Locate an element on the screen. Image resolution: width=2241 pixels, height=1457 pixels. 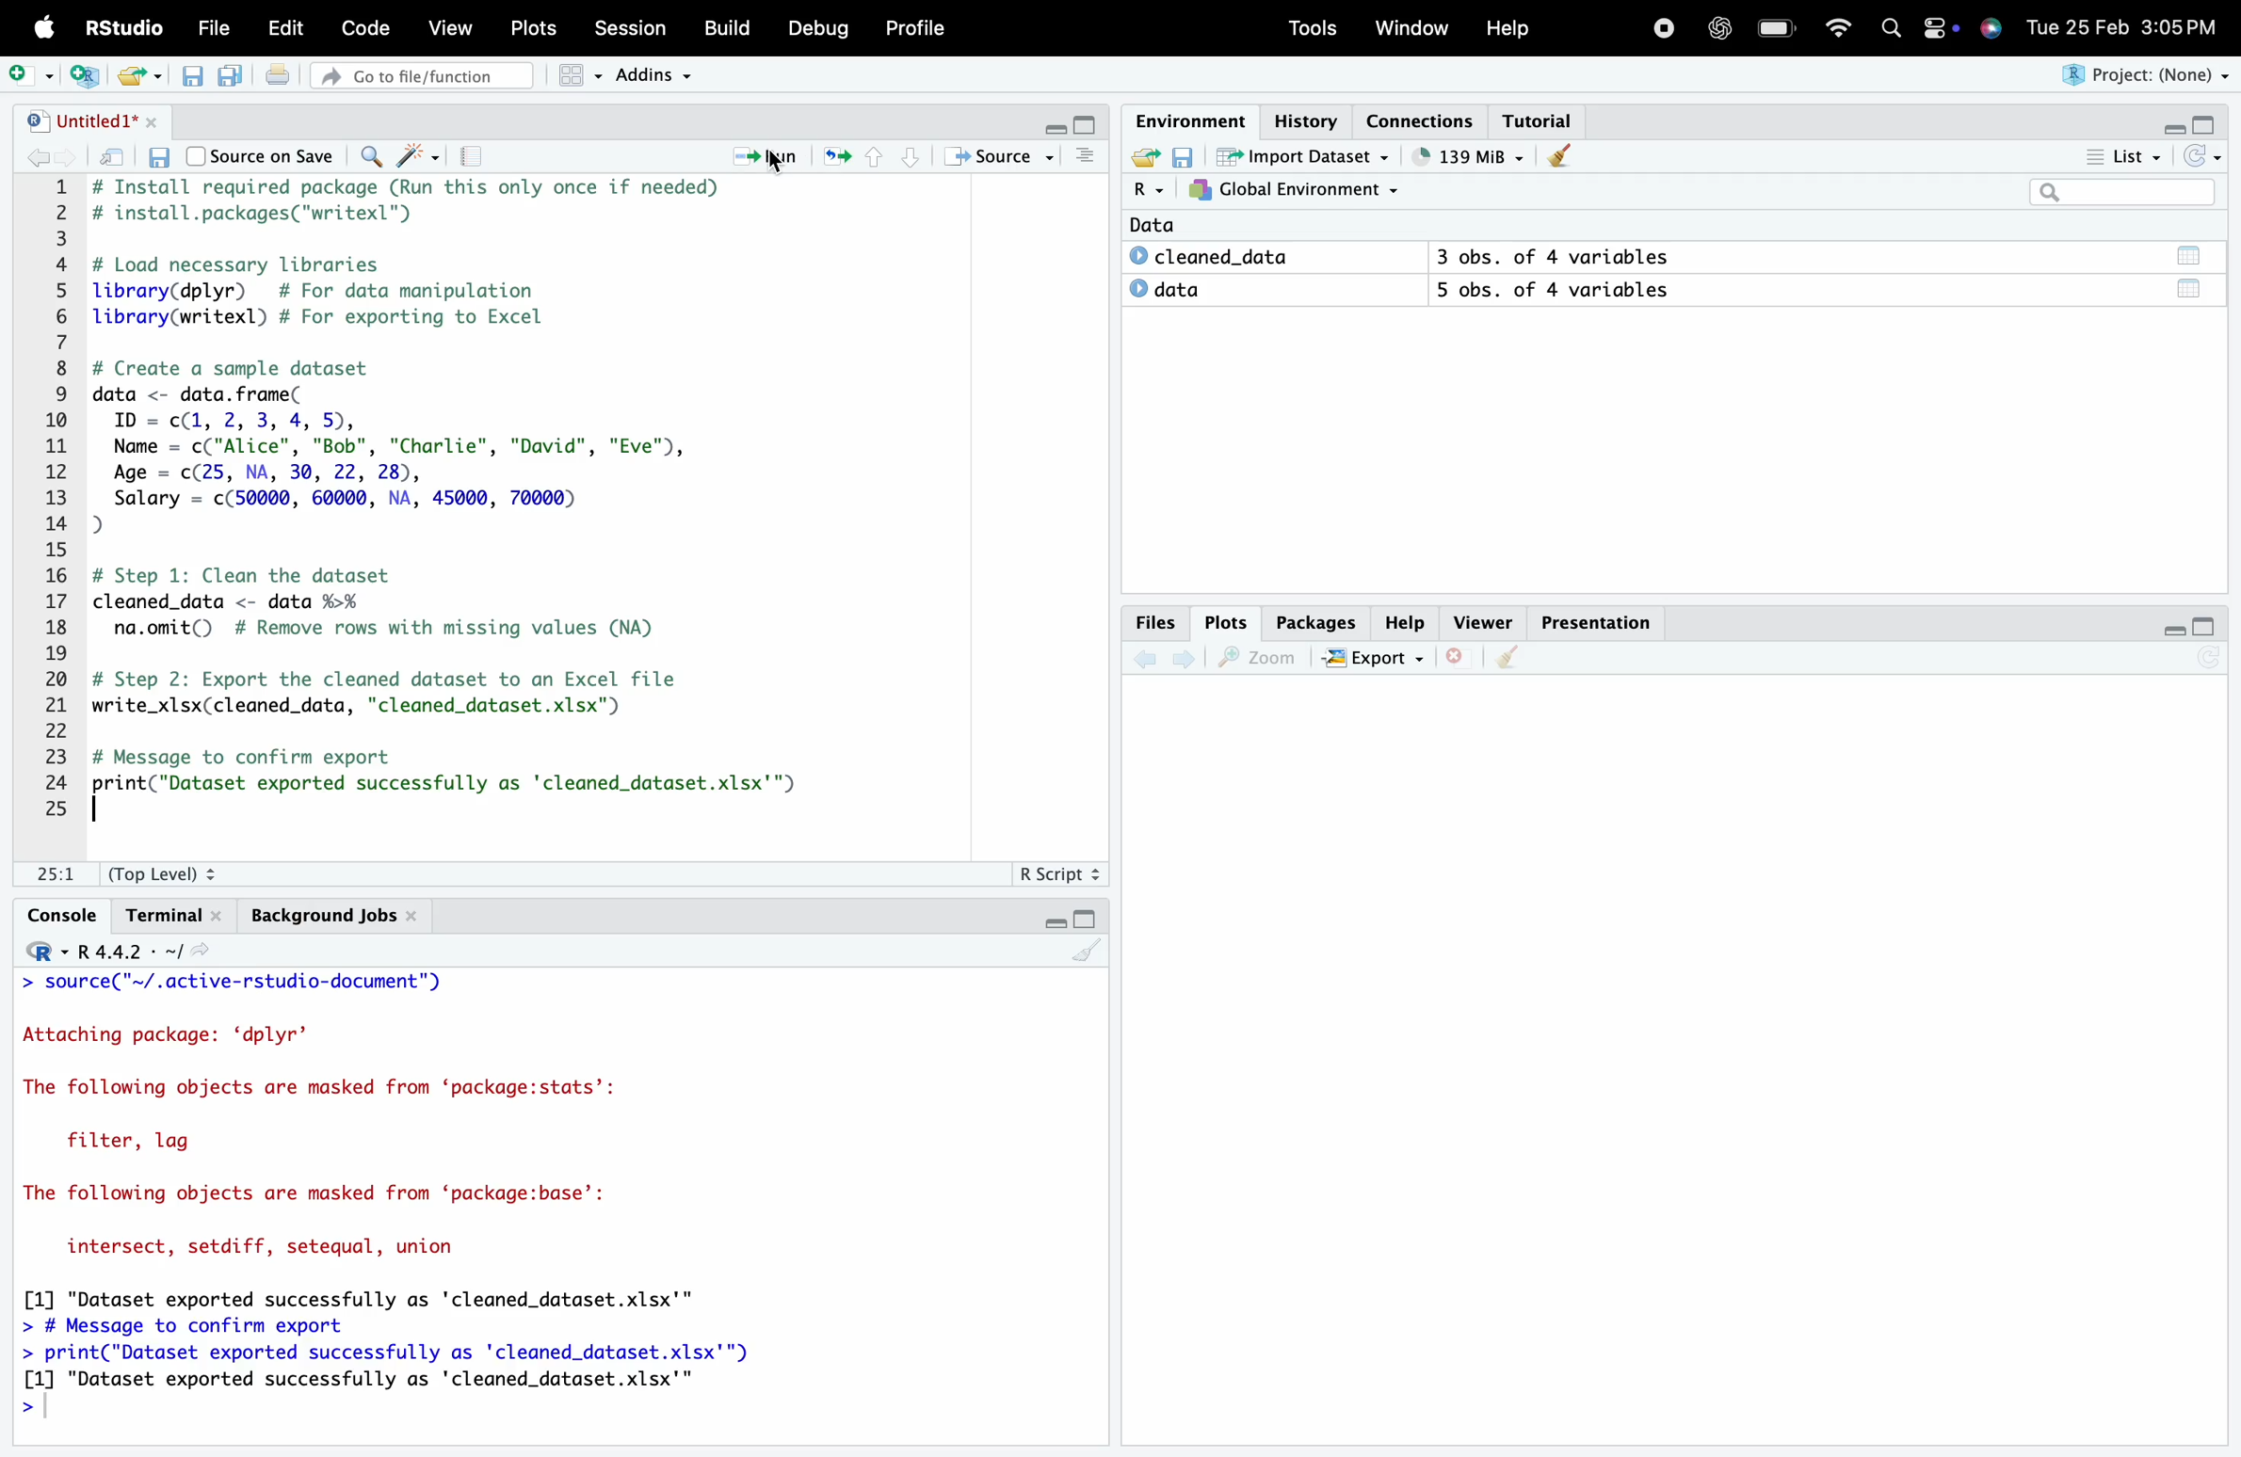
Tools is located at coordinates (1314, 30).